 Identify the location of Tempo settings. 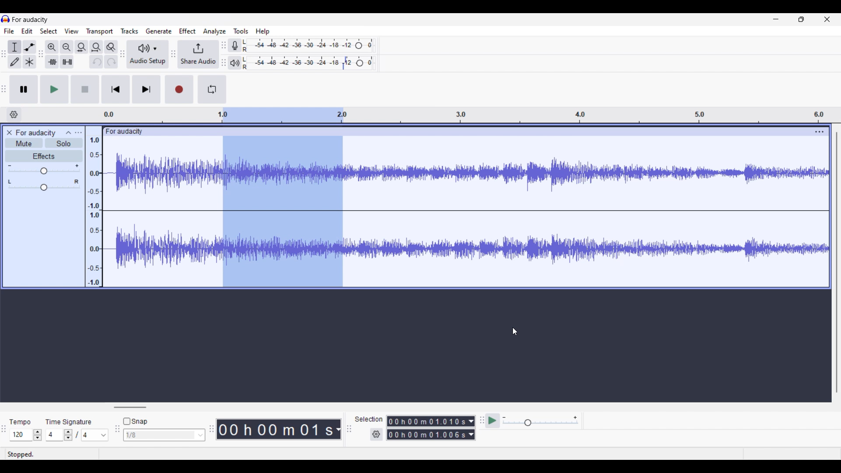
(26, 435).